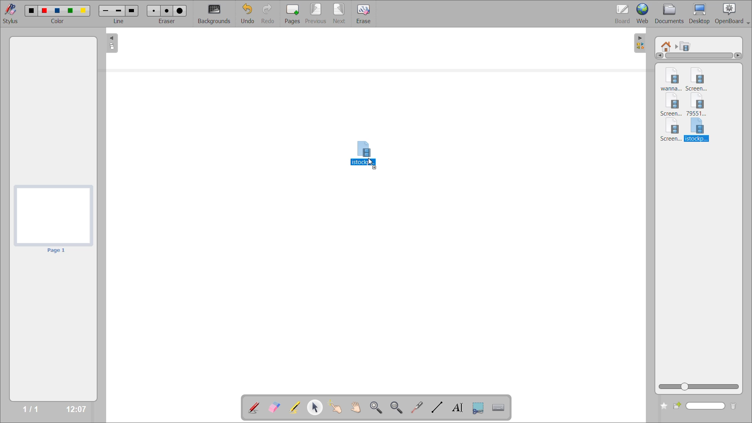 The width and height of the screenshot is (752, 423). I want to click on collapse, so click(641, 42).